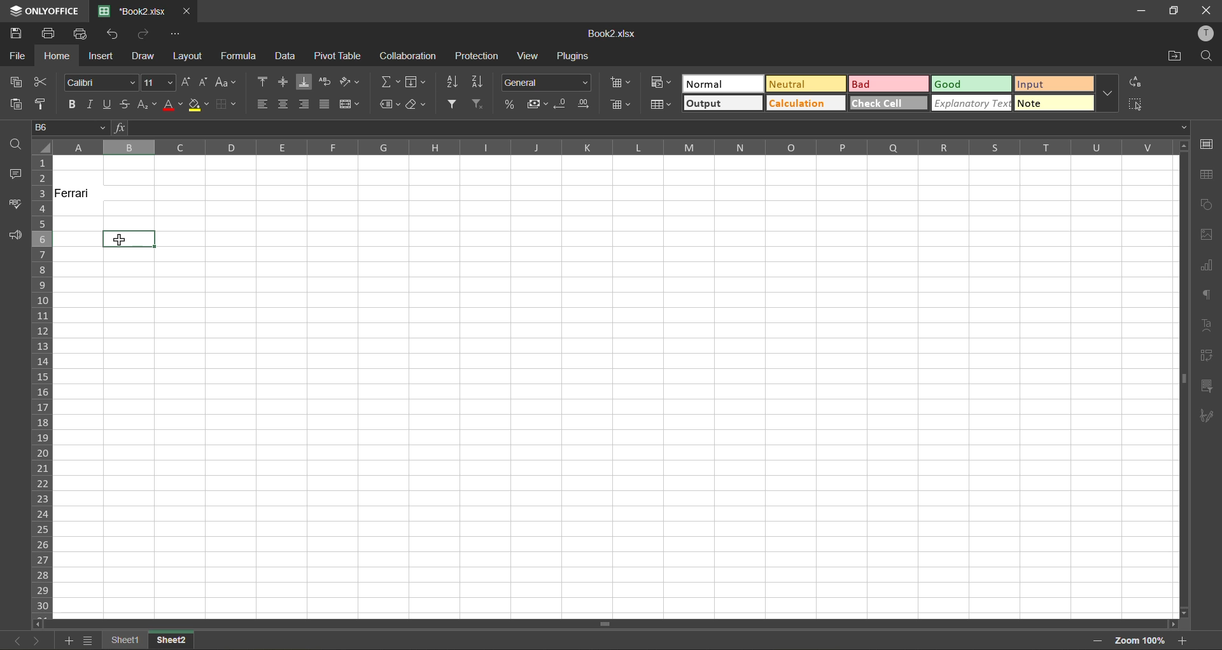  Describe the element at coordinates (510, 103) in the screenshot. I see `percent` at that location.